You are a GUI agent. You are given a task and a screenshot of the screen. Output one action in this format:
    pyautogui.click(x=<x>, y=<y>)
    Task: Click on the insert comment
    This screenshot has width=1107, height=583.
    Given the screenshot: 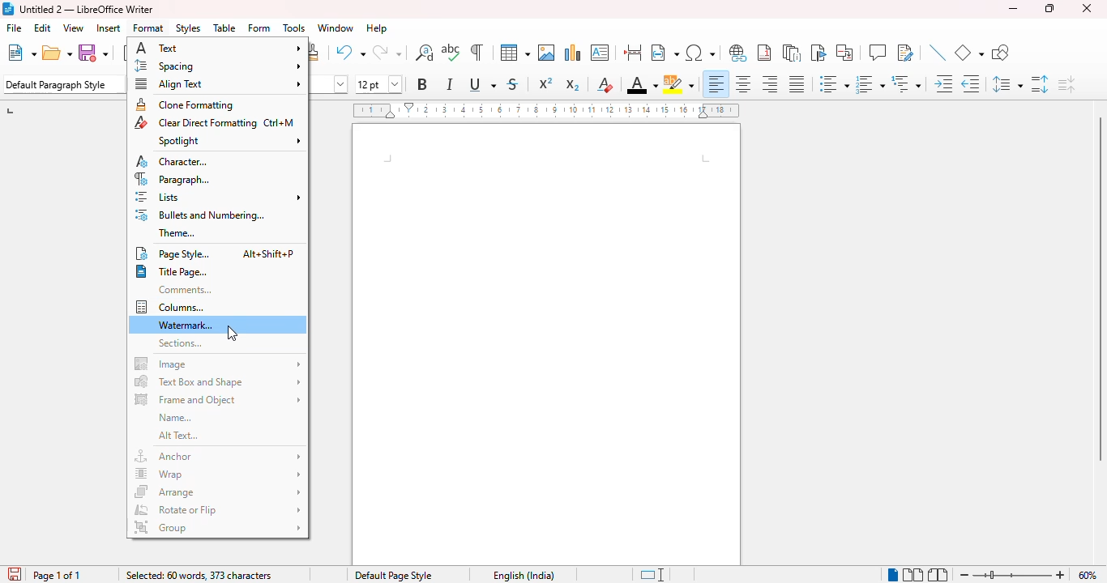 What is the action you would take?
    pyautogui.click(x=878, y=52)
    